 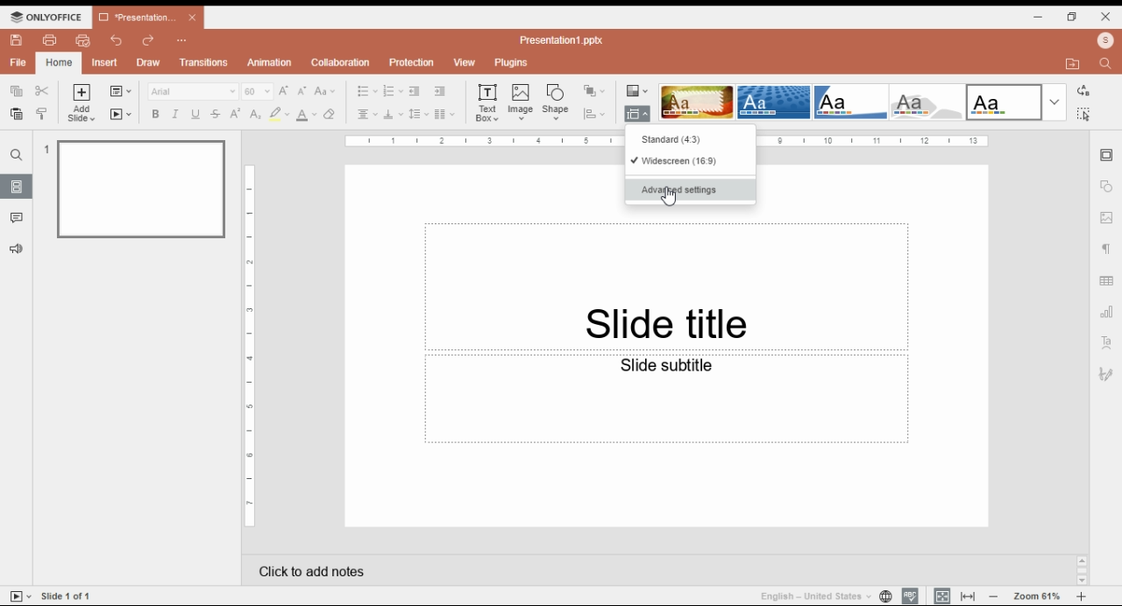 What do you see at coordinates (203, 62) in the screenshot?
I see `transitions` at bounding box center [203, 62].